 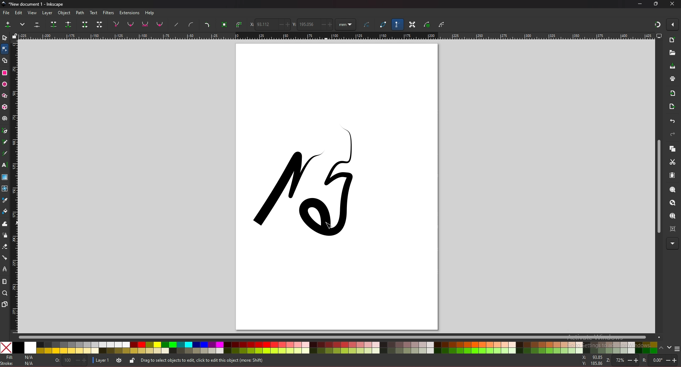 What do you see at coordinates (427, 24) in the screenshot?
I see `show mask` at bounding box center [427, 24].